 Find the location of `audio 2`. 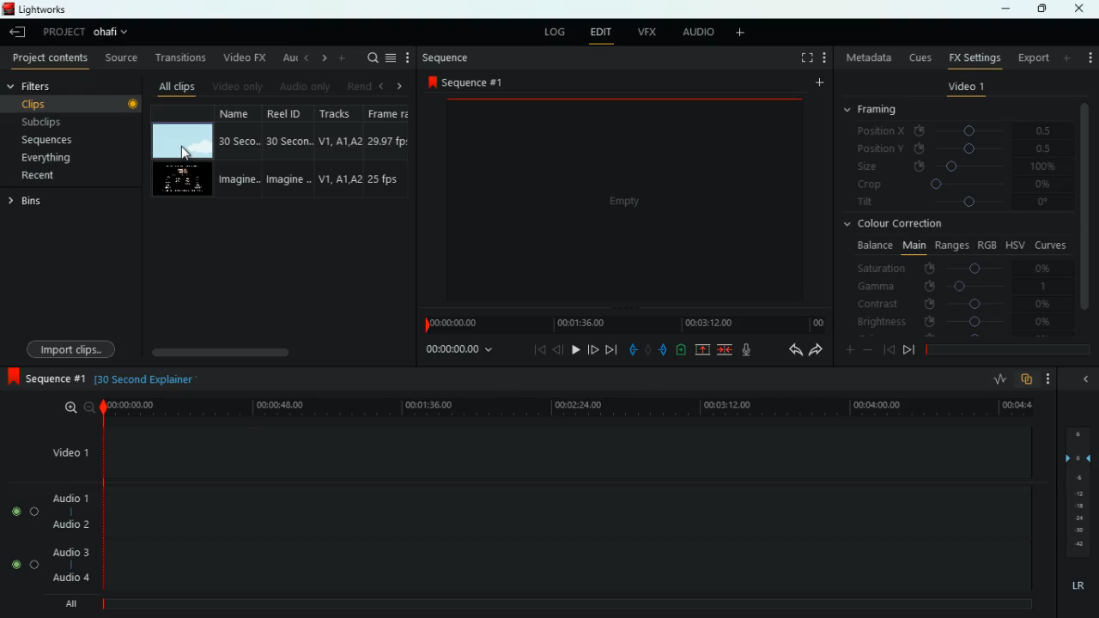

audio 2 is located at coordinates (70, 524).